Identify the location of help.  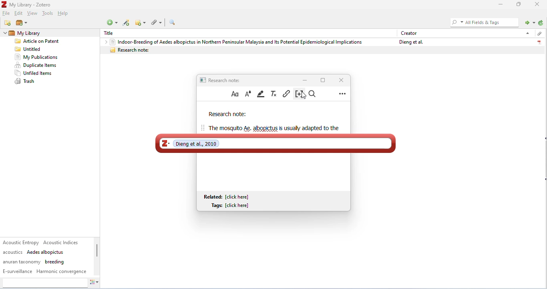
(64, 14).